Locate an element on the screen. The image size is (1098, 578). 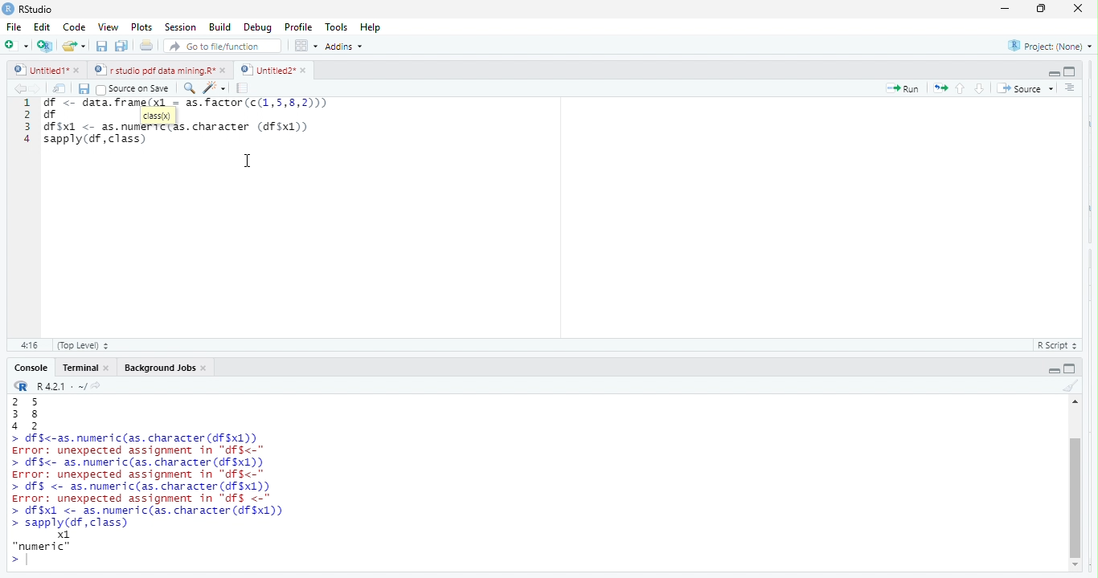
vertical scroll bar is located at coordinates (1077, 482).